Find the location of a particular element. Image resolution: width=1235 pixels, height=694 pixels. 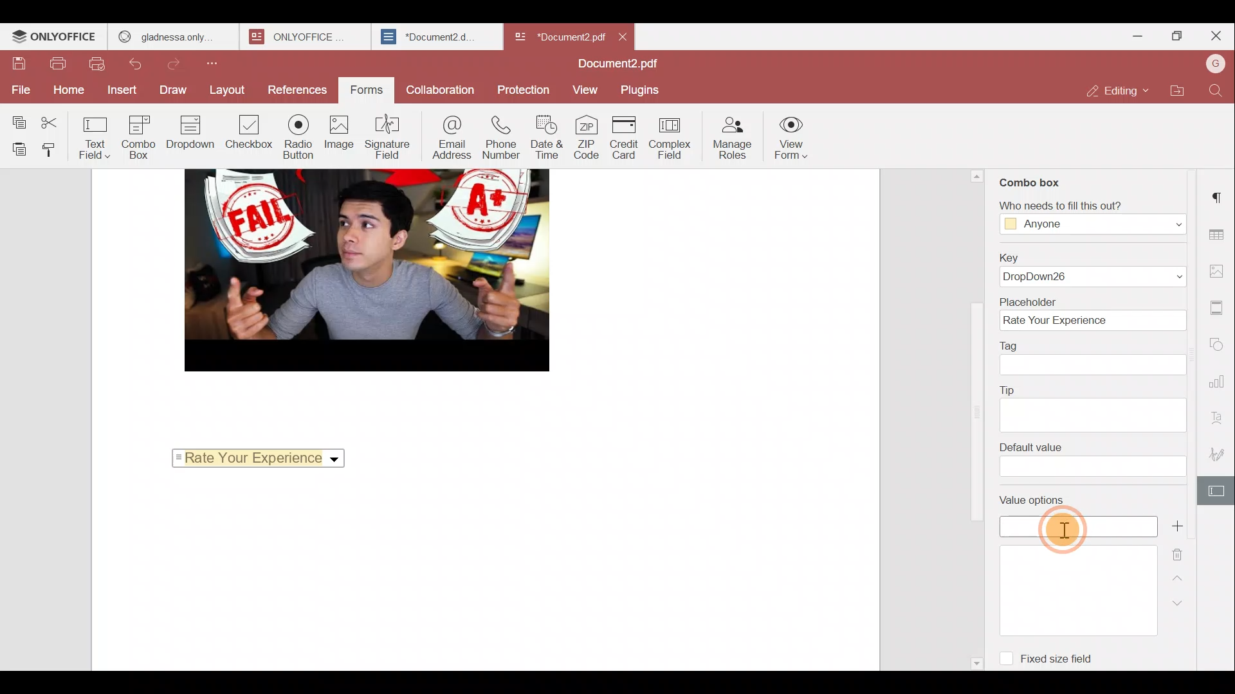

Form settings is located at coordinates (1217, 490).